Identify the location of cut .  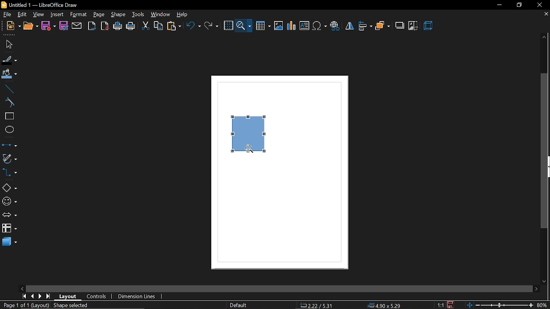
(145, 26).